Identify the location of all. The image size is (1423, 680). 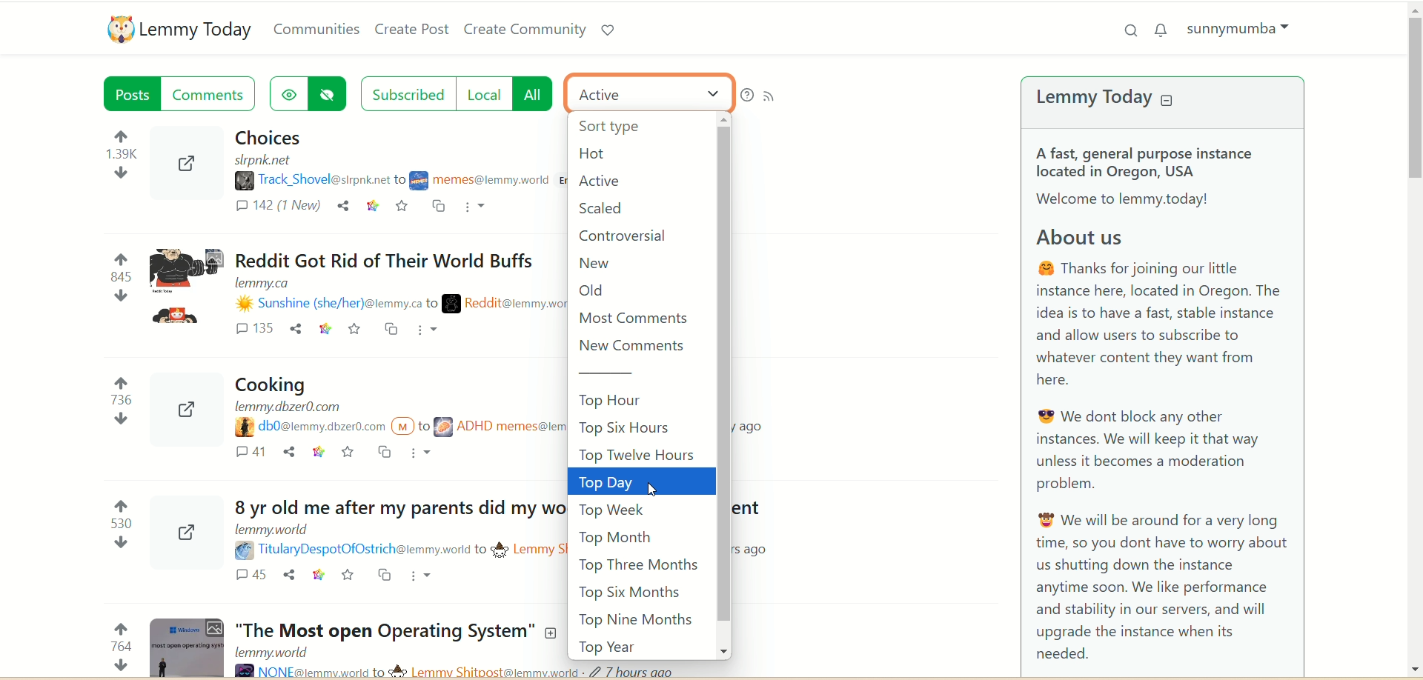
(540, 93).